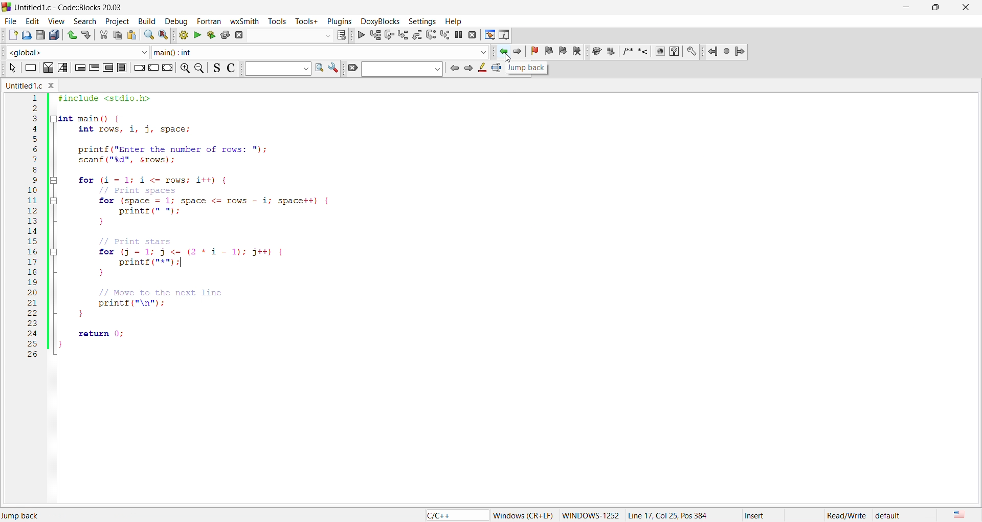 The height and width of the screenshot is (522, 982). Describe the element at coordinates (245, 20) in the screenshot. I see `wxsmith` at that location.